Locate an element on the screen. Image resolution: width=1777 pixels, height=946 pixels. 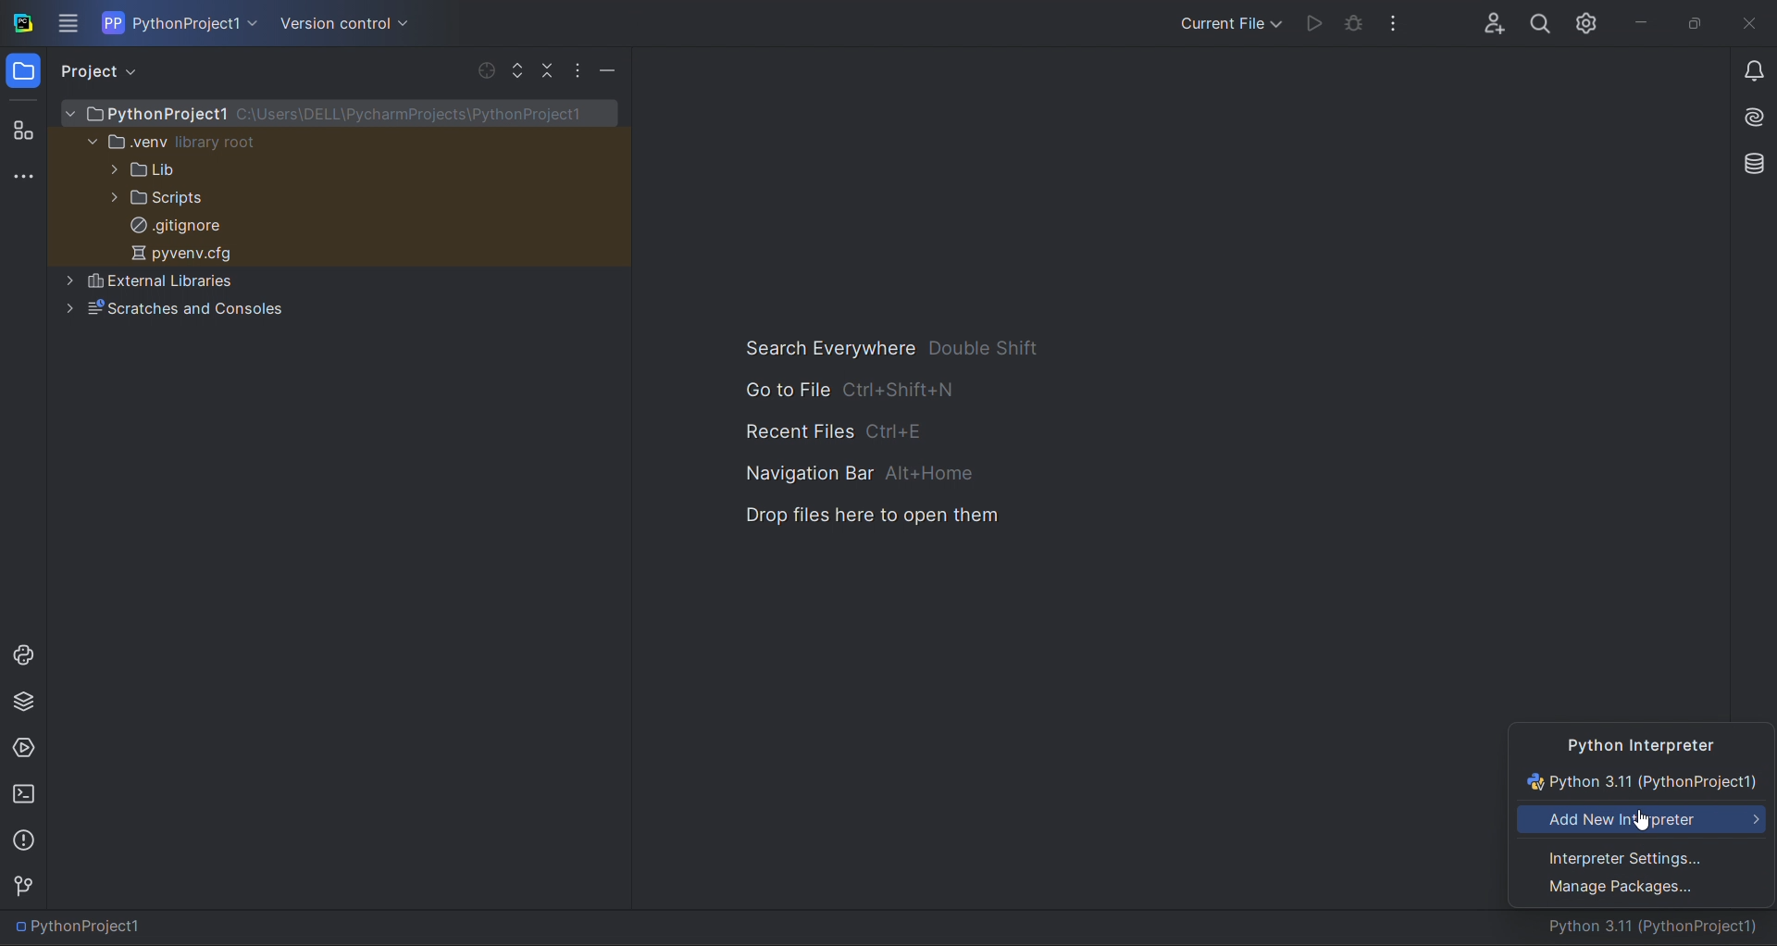
interpreter is located at coordinates (1659, 927).